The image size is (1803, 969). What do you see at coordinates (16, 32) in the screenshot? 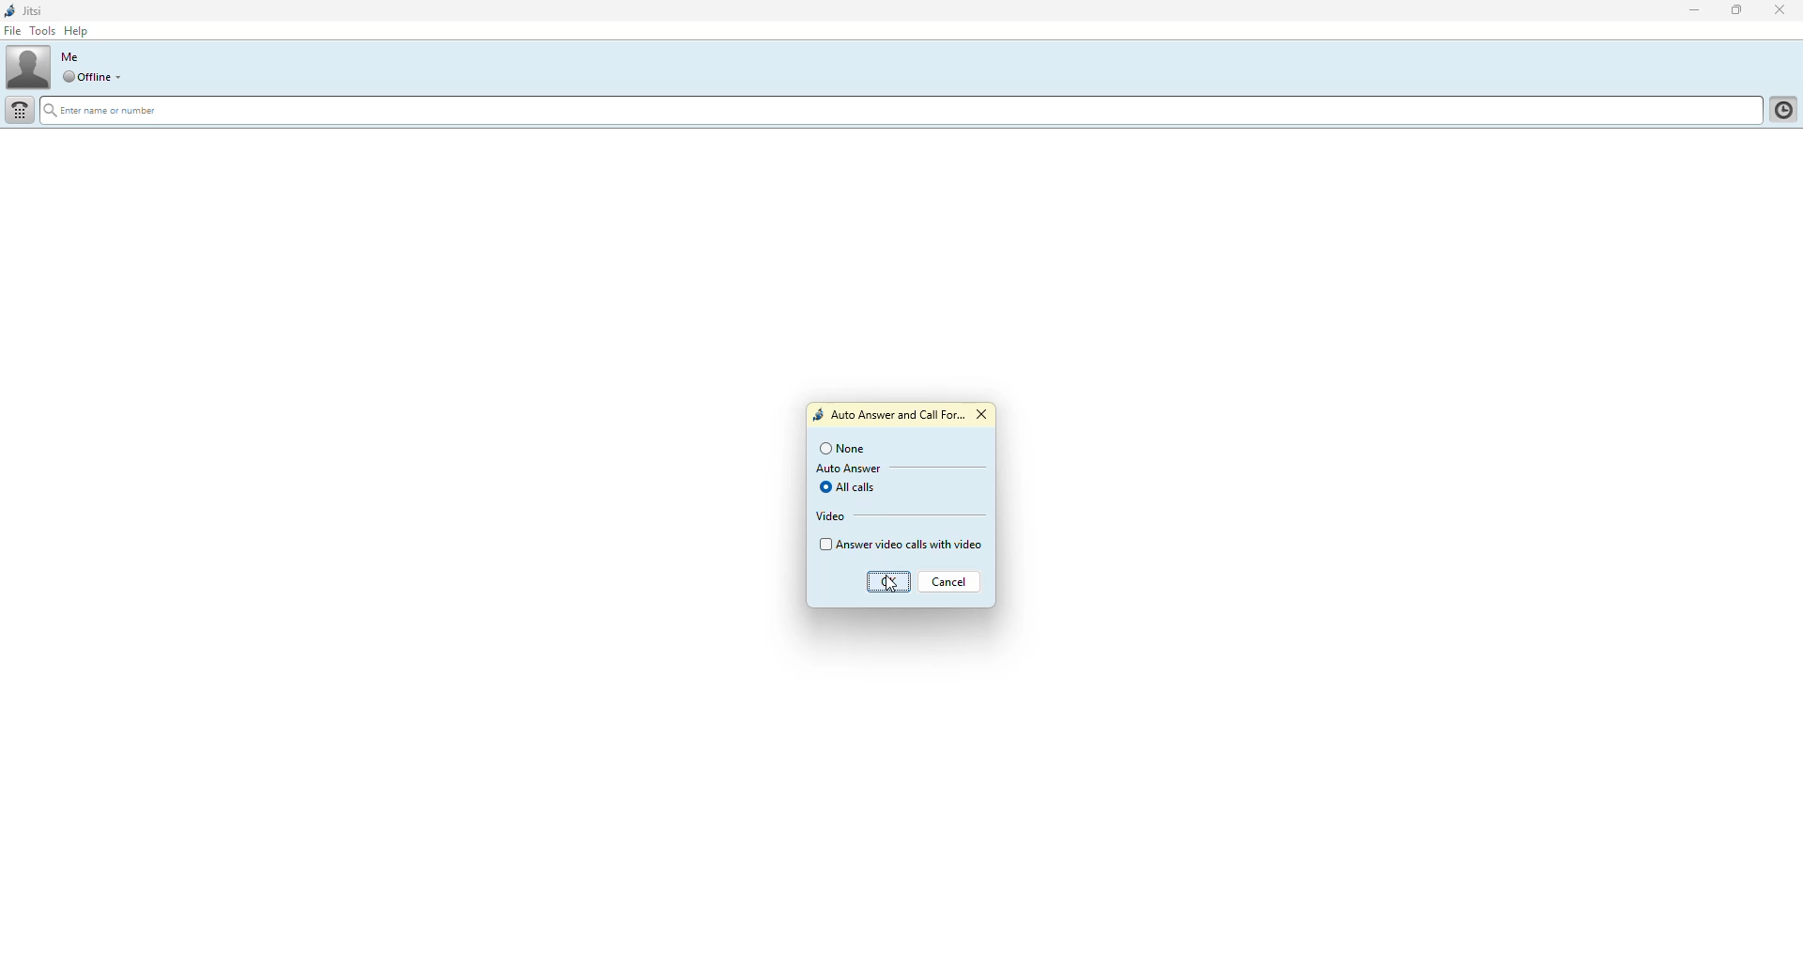
I see `file` at bounding box center [16, 32].